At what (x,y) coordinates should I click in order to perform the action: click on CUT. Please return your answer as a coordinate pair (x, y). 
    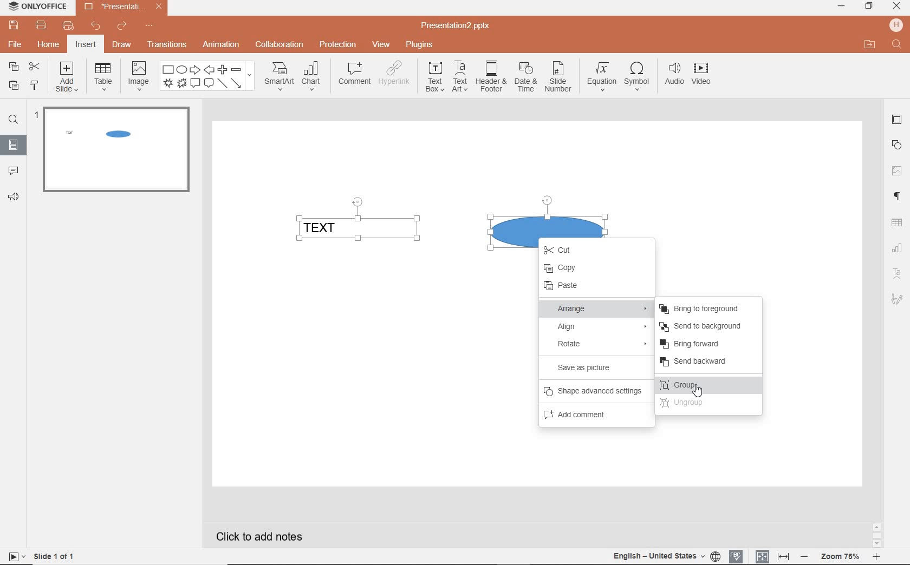
    Looking at the image, I should click on (565, 249).